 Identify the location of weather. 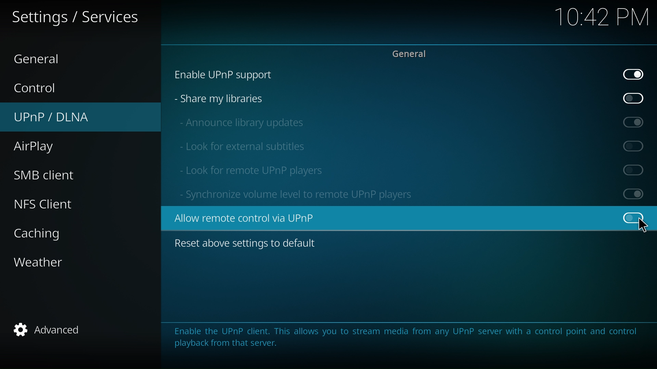
(47, 261).